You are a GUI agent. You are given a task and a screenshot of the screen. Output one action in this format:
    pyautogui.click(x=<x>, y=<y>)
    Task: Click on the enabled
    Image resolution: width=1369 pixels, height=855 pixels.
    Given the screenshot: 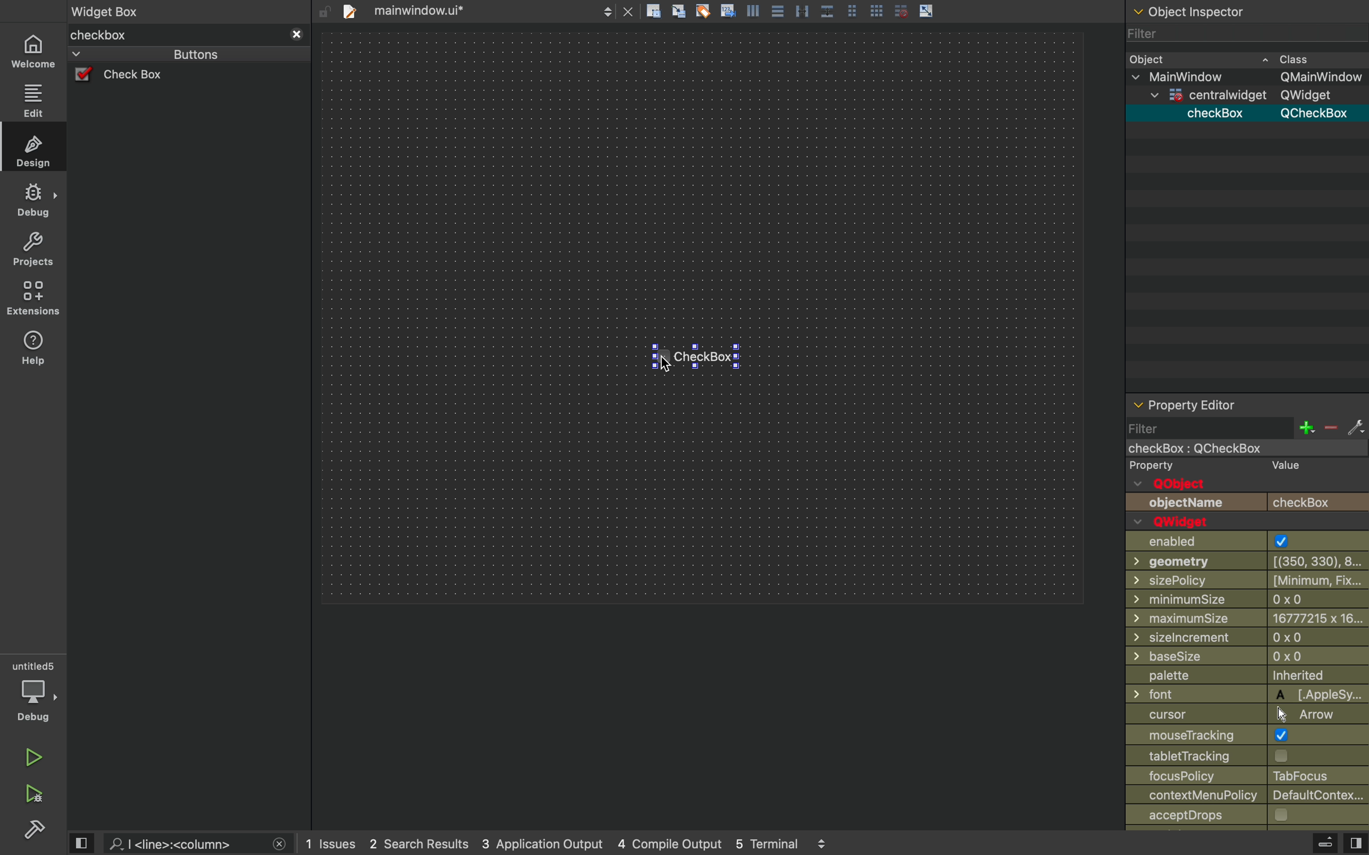 What is the action you would take?
    pyautogui.click(x=1238, y=542)
    